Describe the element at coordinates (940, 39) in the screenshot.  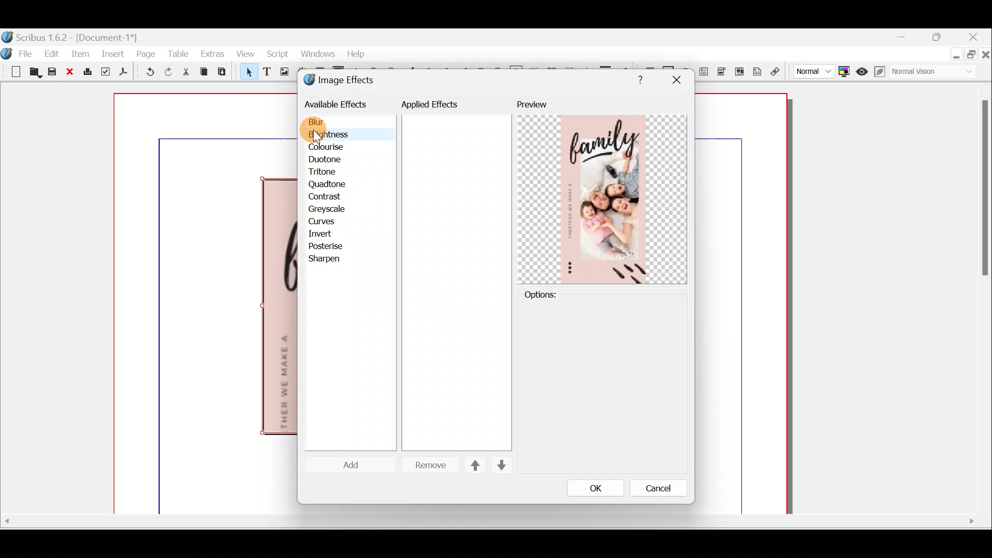
I see `maximise` at that location.